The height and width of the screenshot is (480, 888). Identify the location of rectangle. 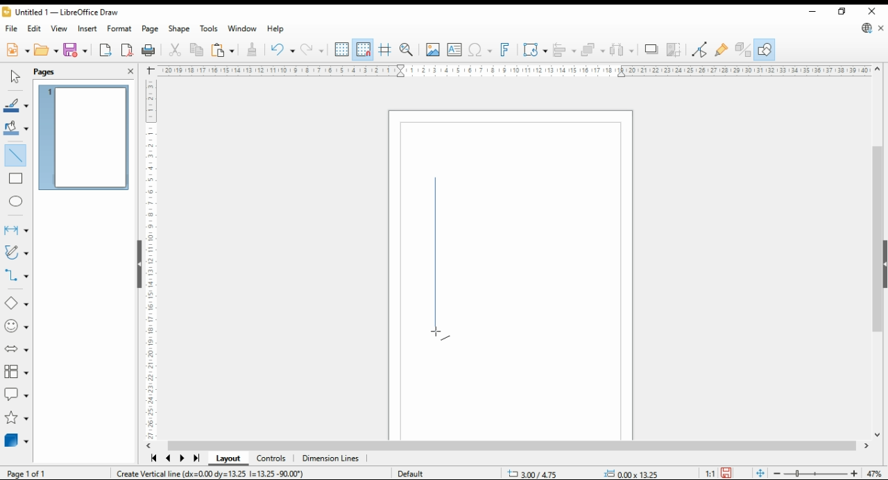
(16, 180).